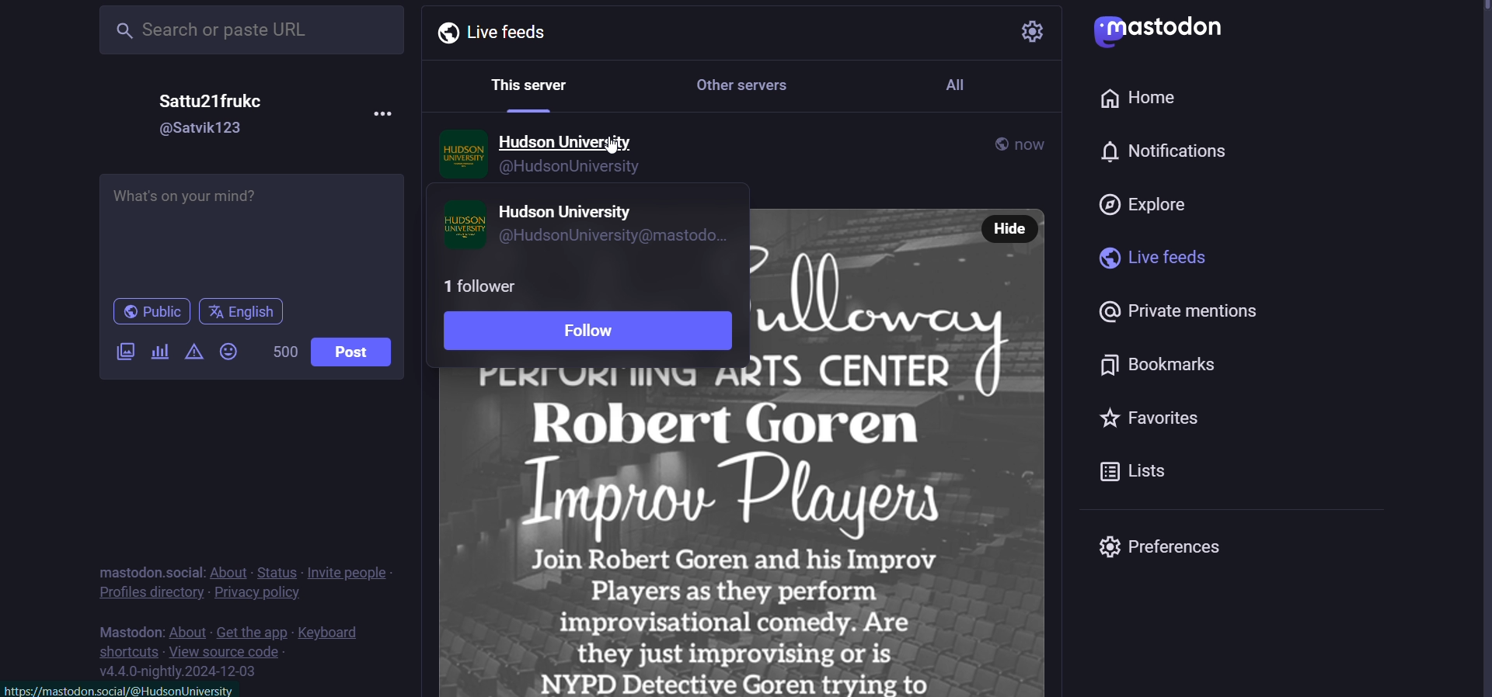  Describe the element at coordinates (485, 286) in the screenshot. I see `1 follower` at that location.